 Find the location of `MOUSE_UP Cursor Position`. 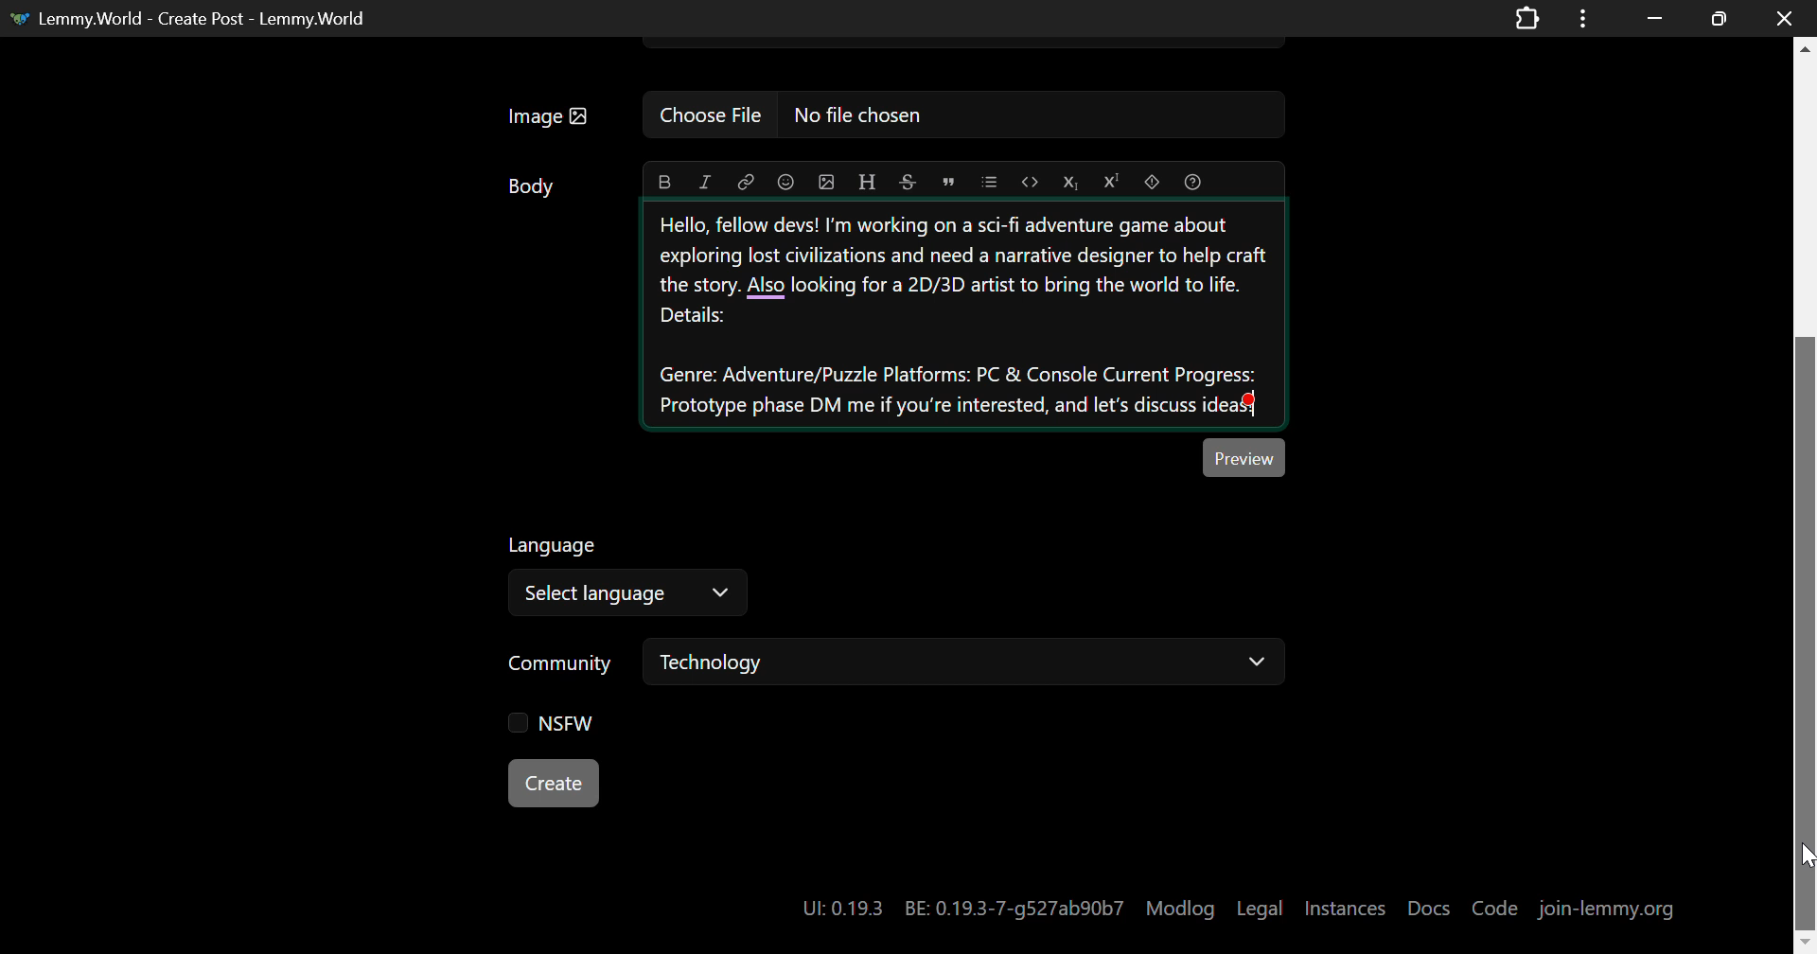

MOUSE_UP Cursor Position is located at coordinates (1806, 850).